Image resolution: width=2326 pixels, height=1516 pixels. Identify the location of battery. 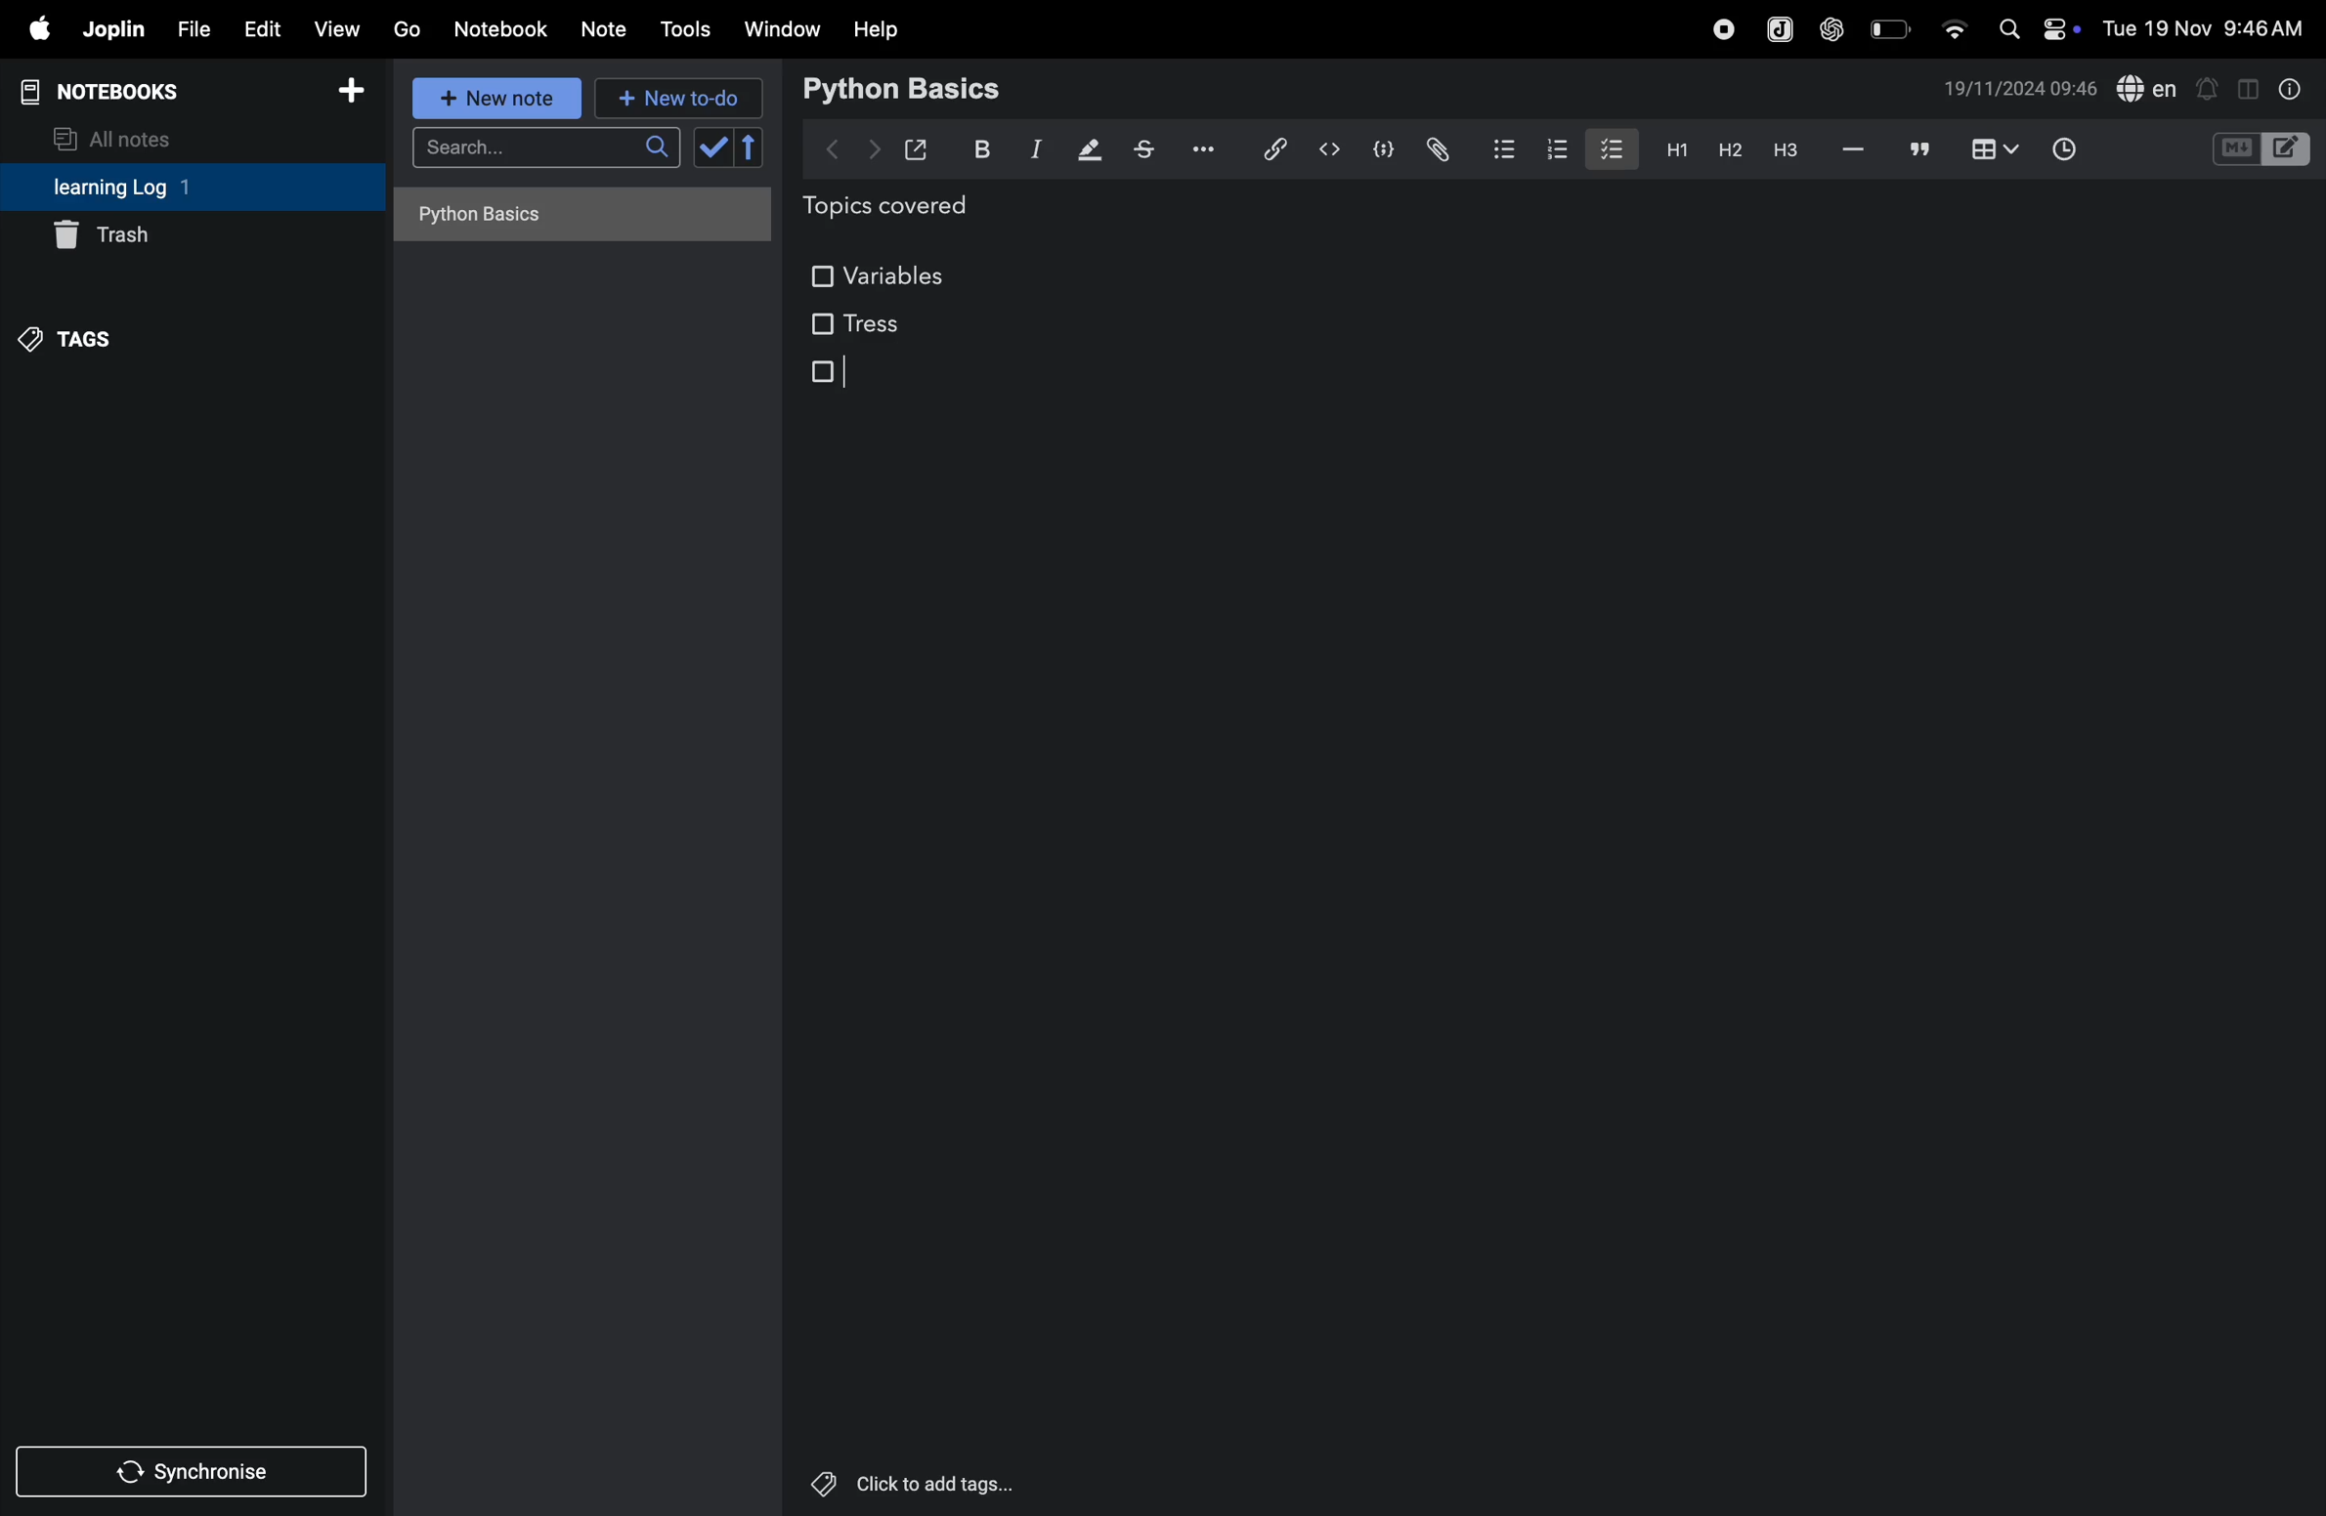
(1892, 27).